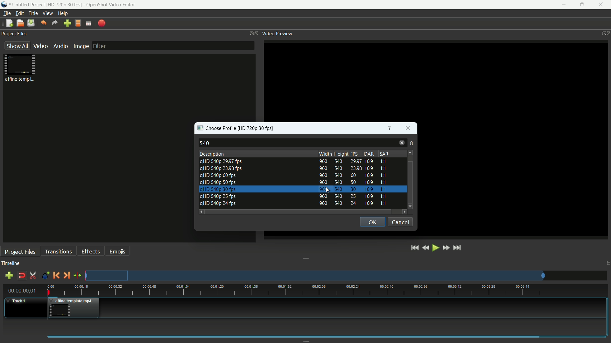  I want to click on close project files, so click(257, 33).